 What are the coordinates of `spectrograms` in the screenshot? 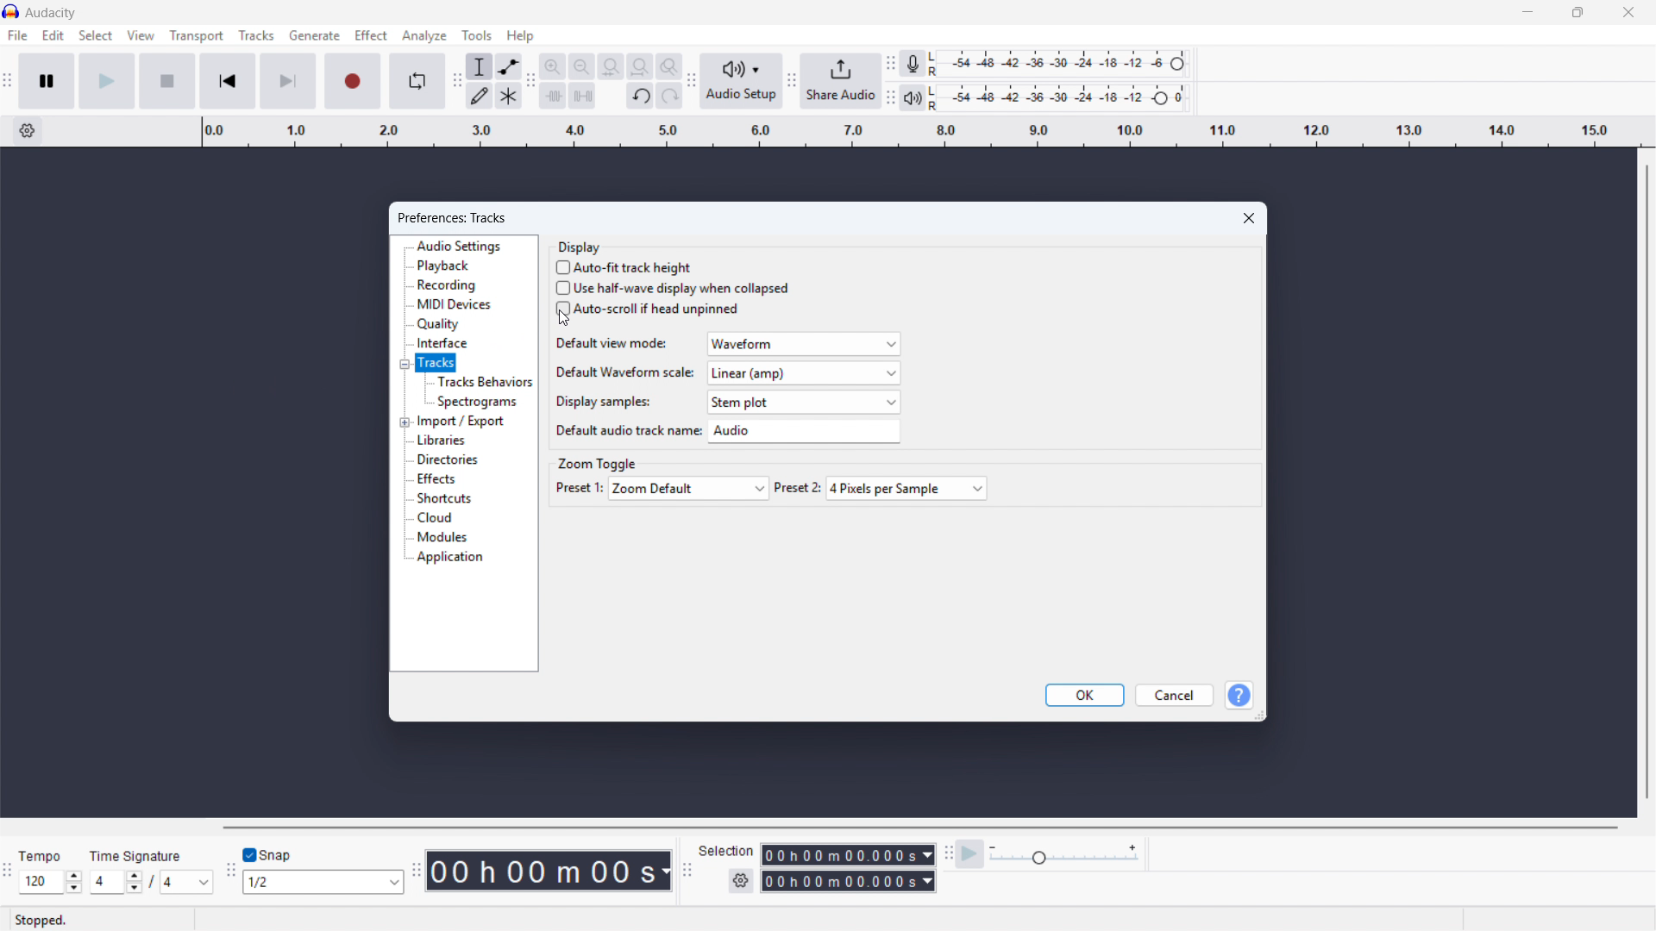 It's located at (478, 402).